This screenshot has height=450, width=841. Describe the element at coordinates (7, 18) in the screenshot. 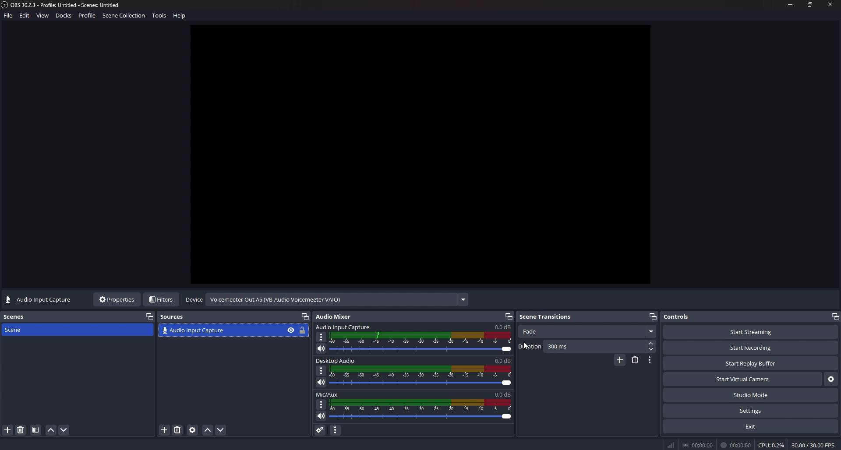

I see `file` at that location.